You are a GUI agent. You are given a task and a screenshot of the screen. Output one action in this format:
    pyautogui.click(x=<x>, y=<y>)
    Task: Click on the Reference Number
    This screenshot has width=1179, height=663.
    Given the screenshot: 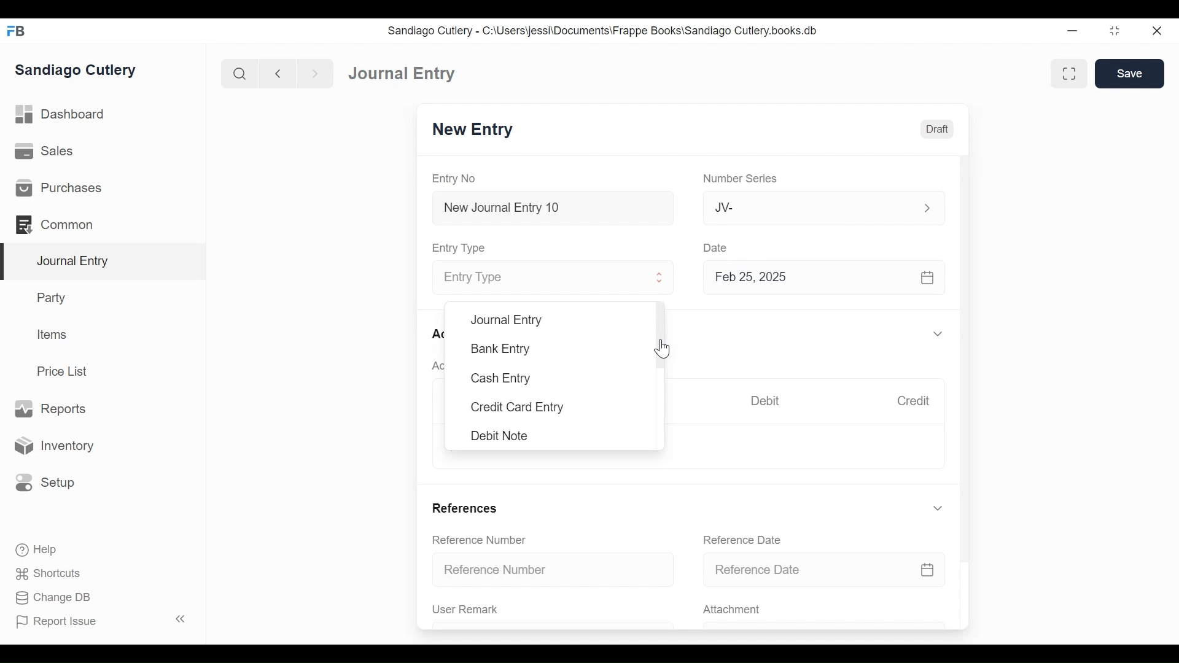 What is the action you would take?
    pyautogui.click(x=555, y=570)
    